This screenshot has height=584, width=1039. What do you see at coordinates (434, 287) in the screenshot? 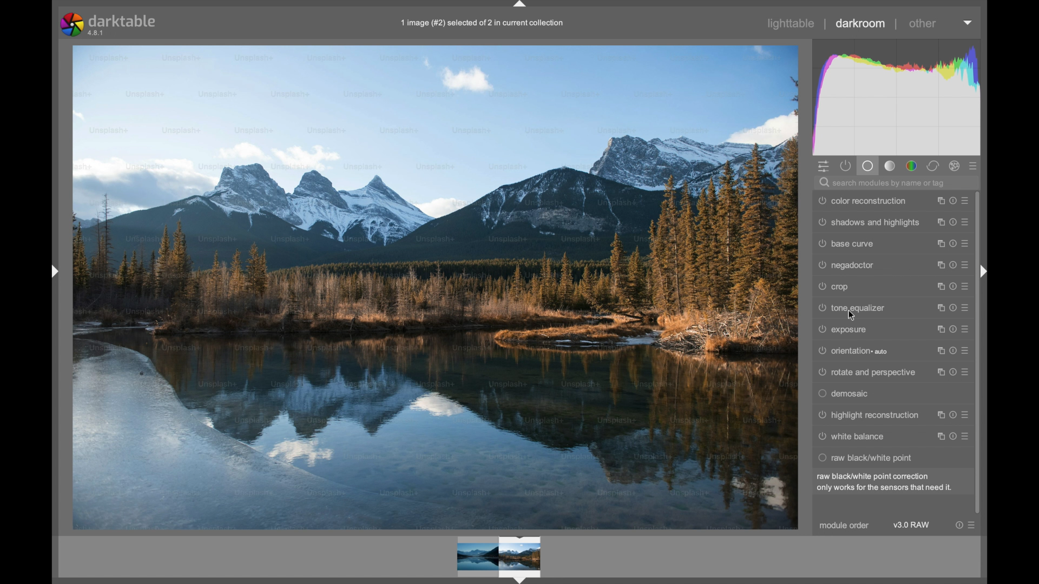
I see `video preview` at bounding box center [434, 287].